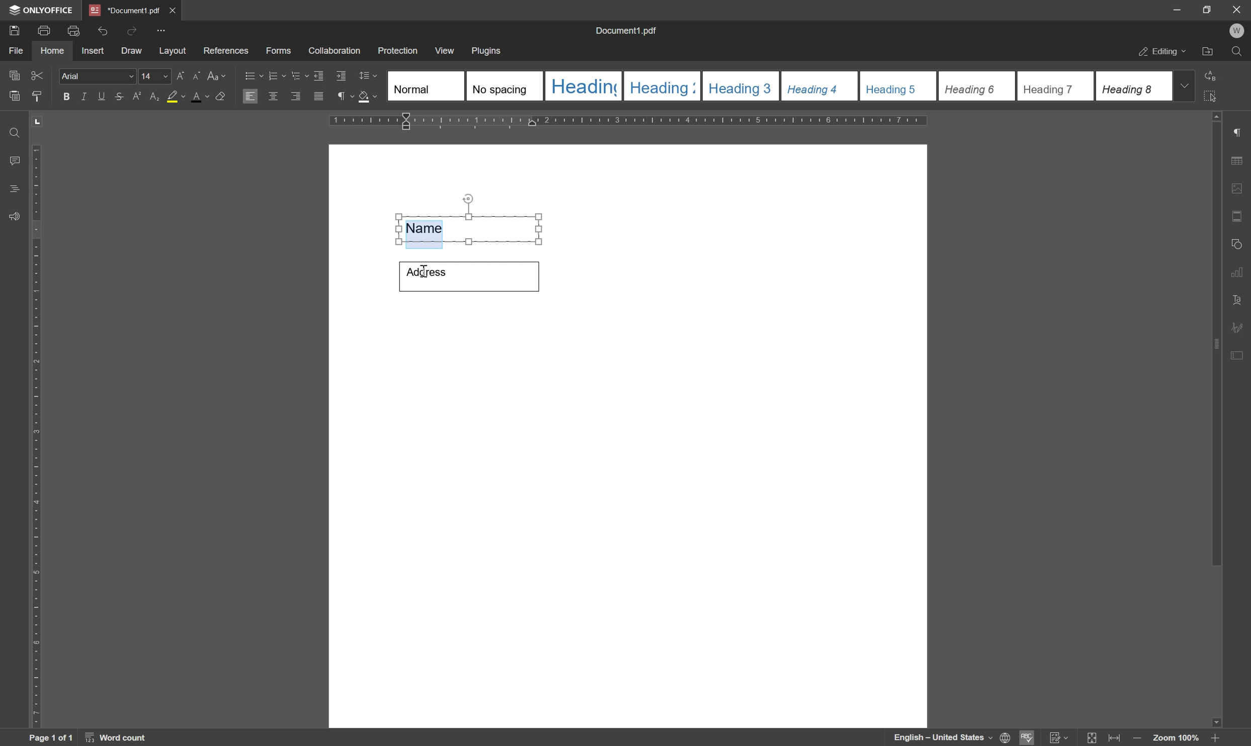 Image resolution: width=1251 pixels, height=746 pixels. What do you see at coordinates (1091, 738) in the screenshot?
I see `fit to slide` at bounding box center [1091, 738].